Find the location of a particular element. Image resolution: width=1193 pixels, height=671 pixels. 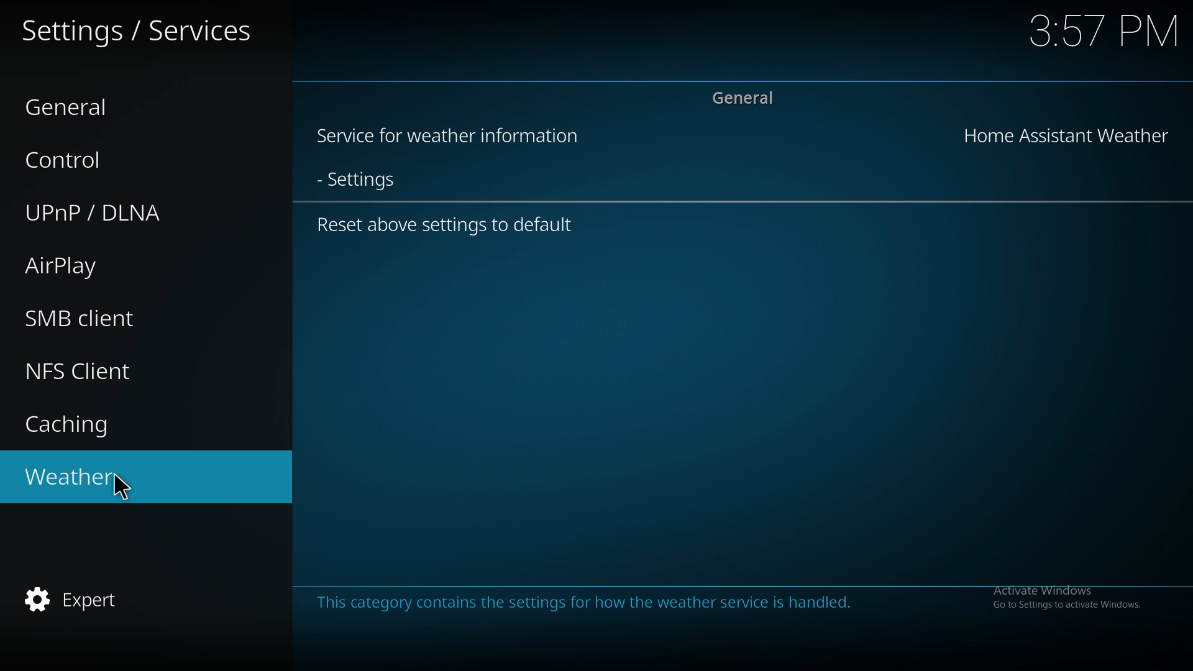

upnp/dlna is located at coordinates (128, 211).